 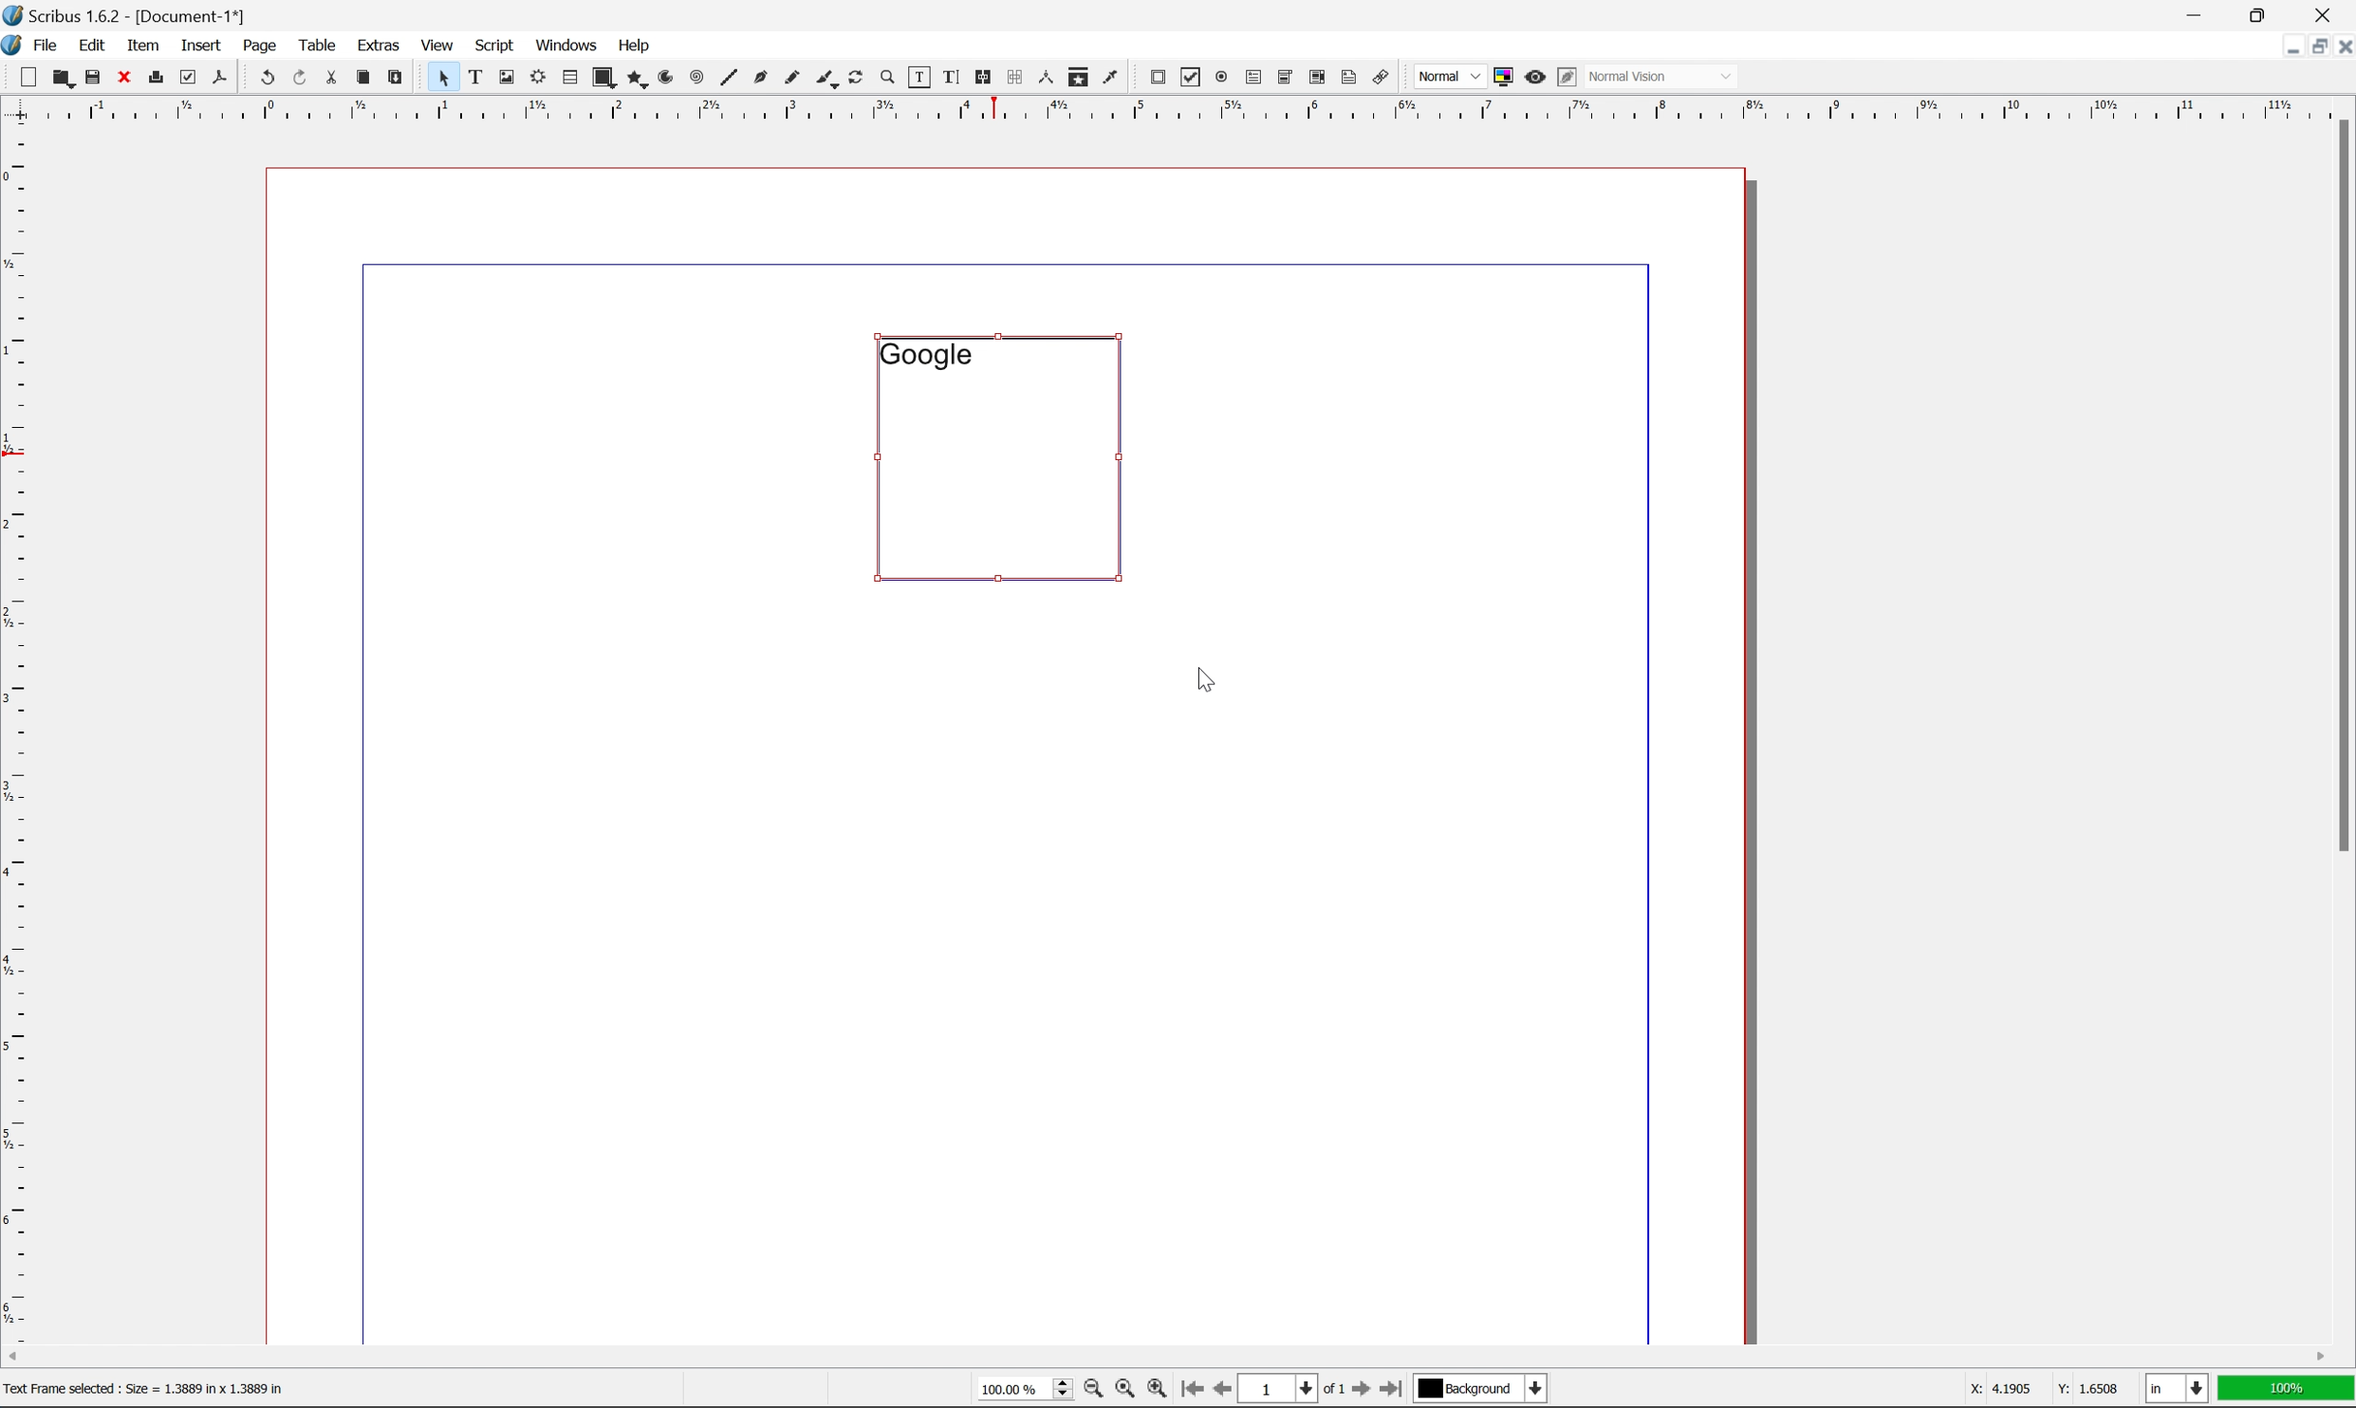 I want to click on save as pdf, so click(x=221, y=77).